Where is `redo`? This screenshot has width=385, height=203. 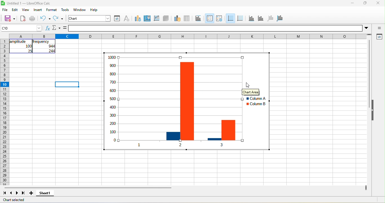 redo is located at coordinates (59, 19).